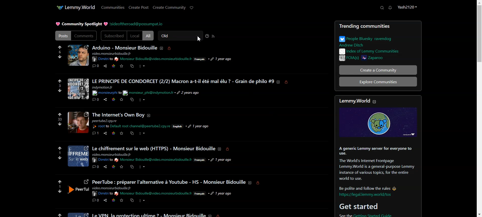  I want to click on RSS, so click(213, 36).